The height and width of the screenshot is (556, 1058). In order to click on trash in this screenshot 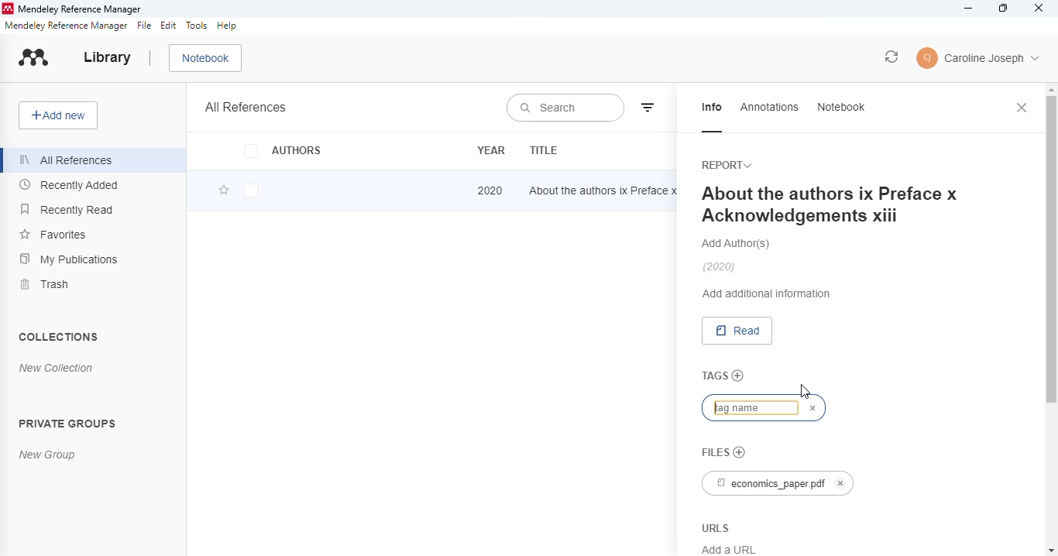, I will do `click(46, 284)`.